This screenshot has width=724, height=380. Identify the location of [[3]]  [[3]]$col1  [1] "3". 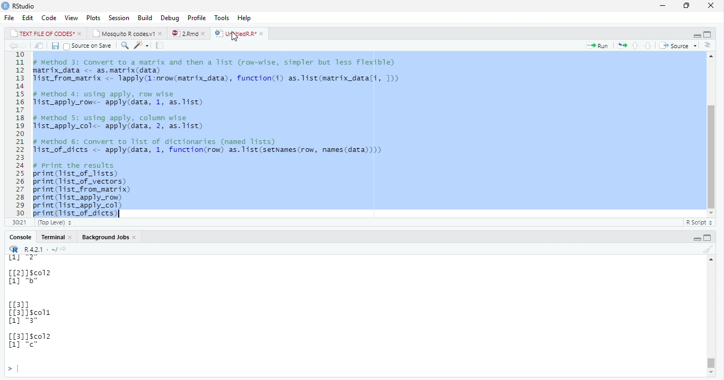
(29, 314).